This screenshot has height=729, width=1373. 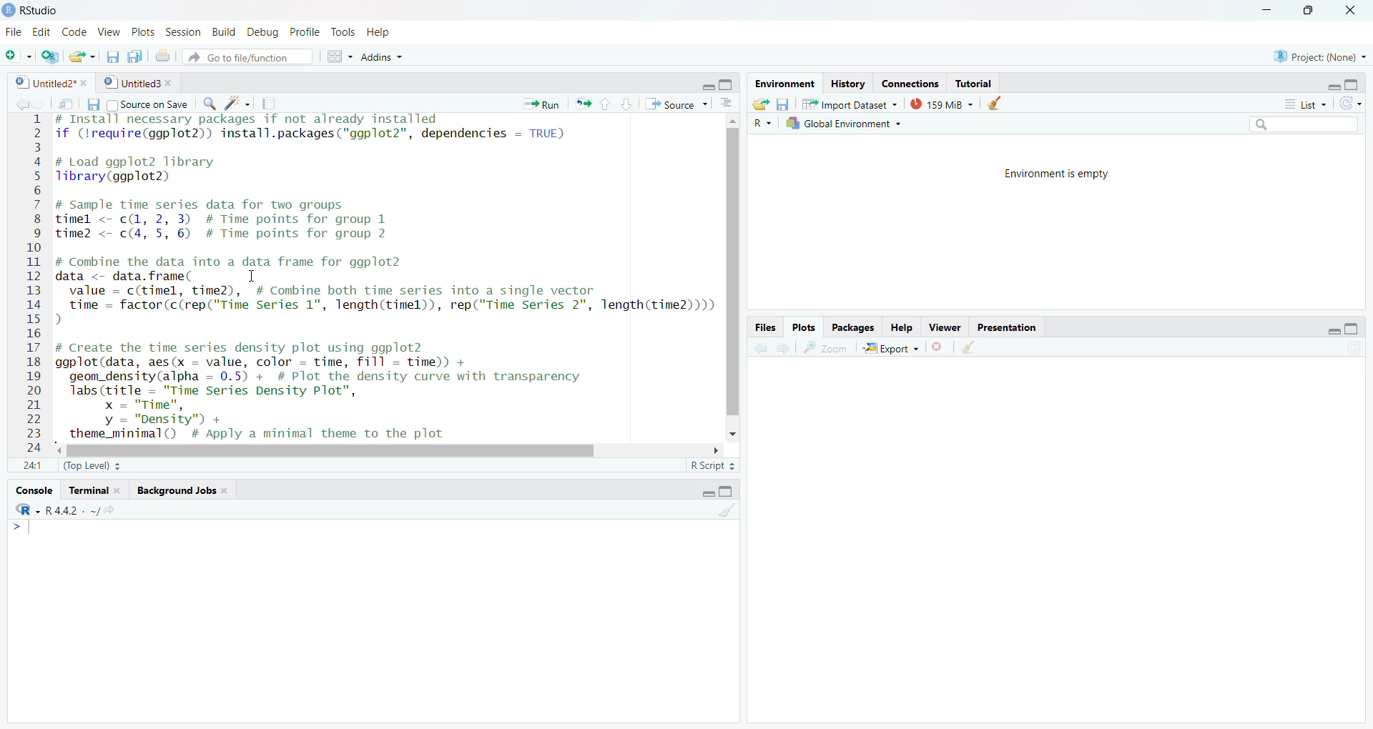 I want to click on Maximize, so click(x=726, y=491).